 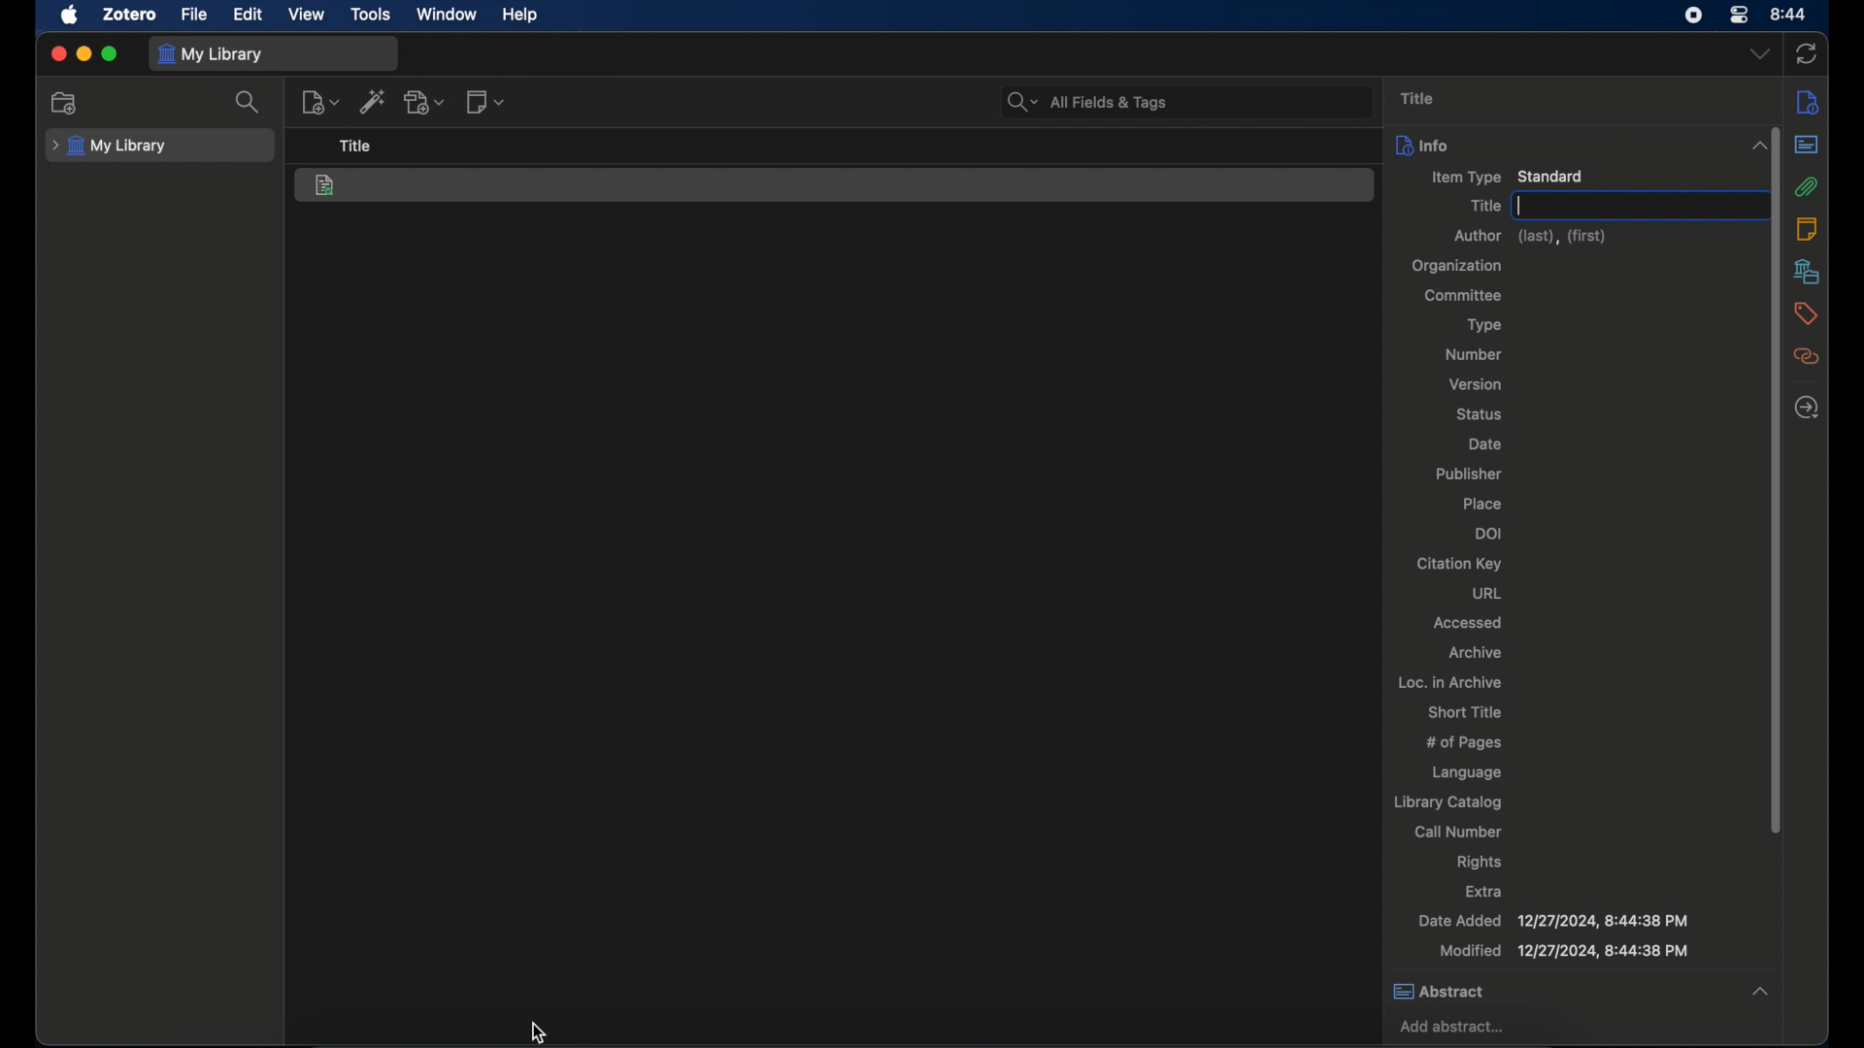 I want to click on search, so click(x=249, y=103).